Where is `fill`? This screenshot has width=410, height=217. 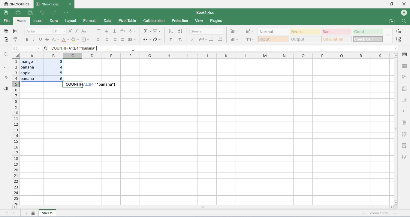 fill is located at coordinates (157, 32).